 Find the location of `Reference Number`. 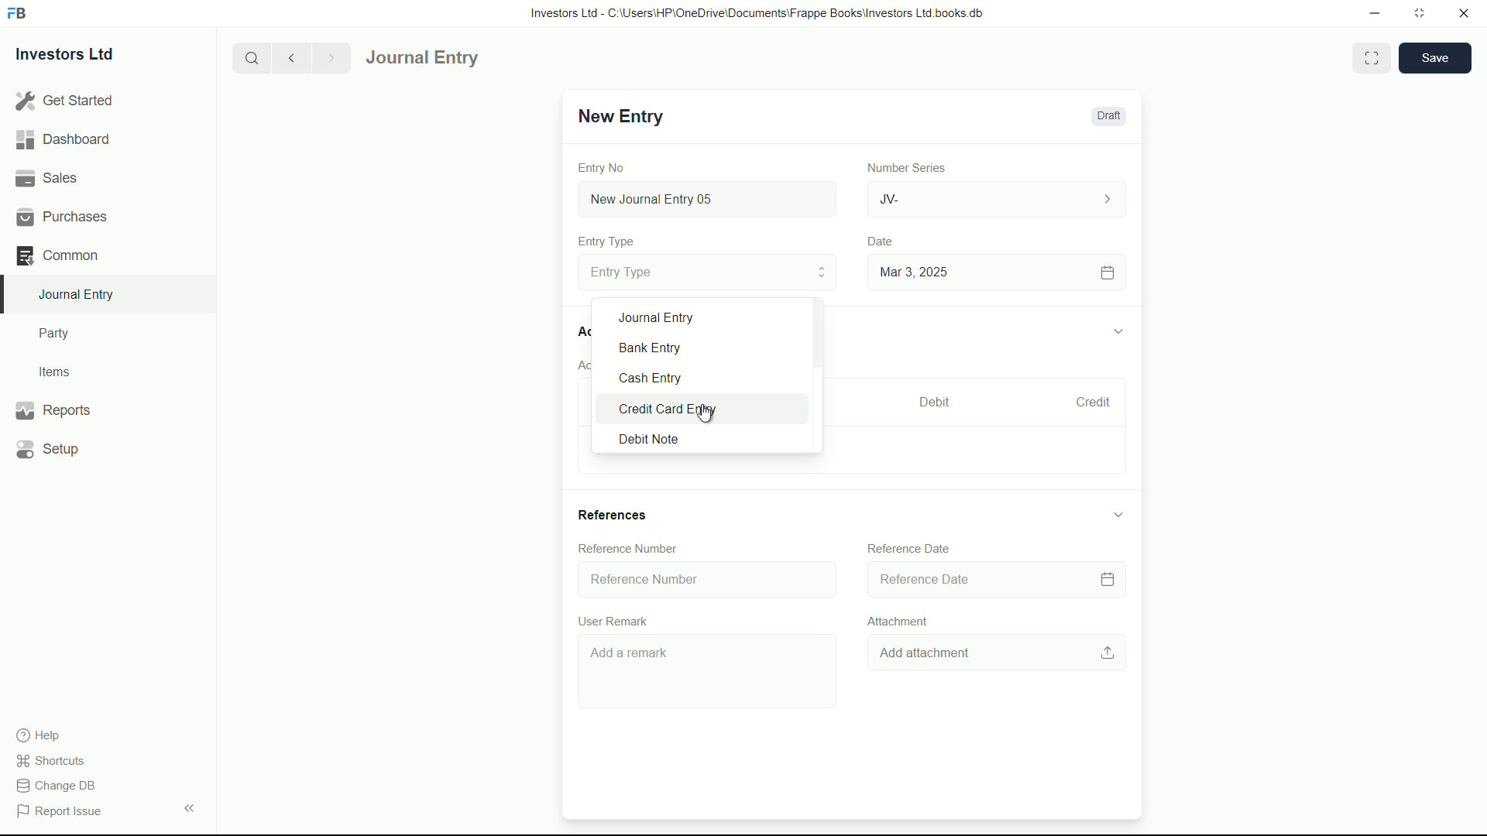

Reference Number is located at coordinates (629, 547).